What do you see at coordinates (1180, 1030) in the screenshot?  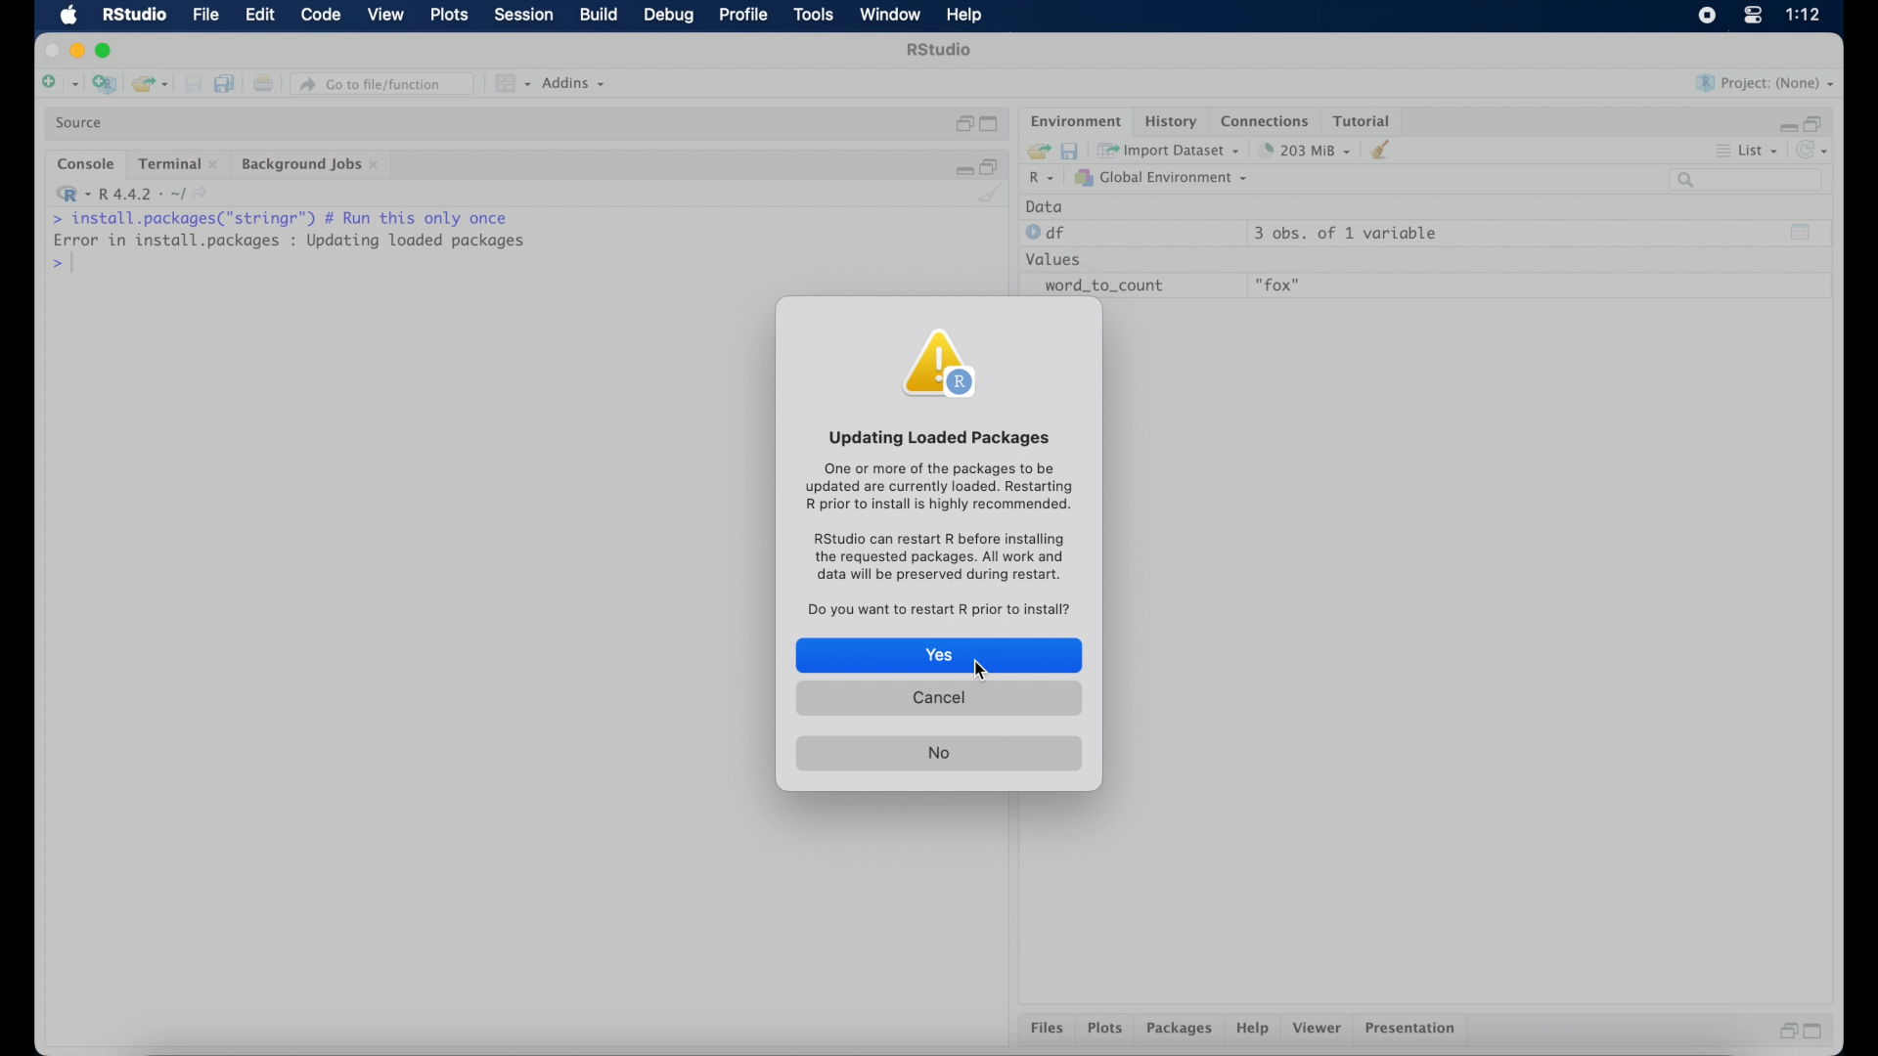 I see `packages` at bounding box center [1180, 1030].